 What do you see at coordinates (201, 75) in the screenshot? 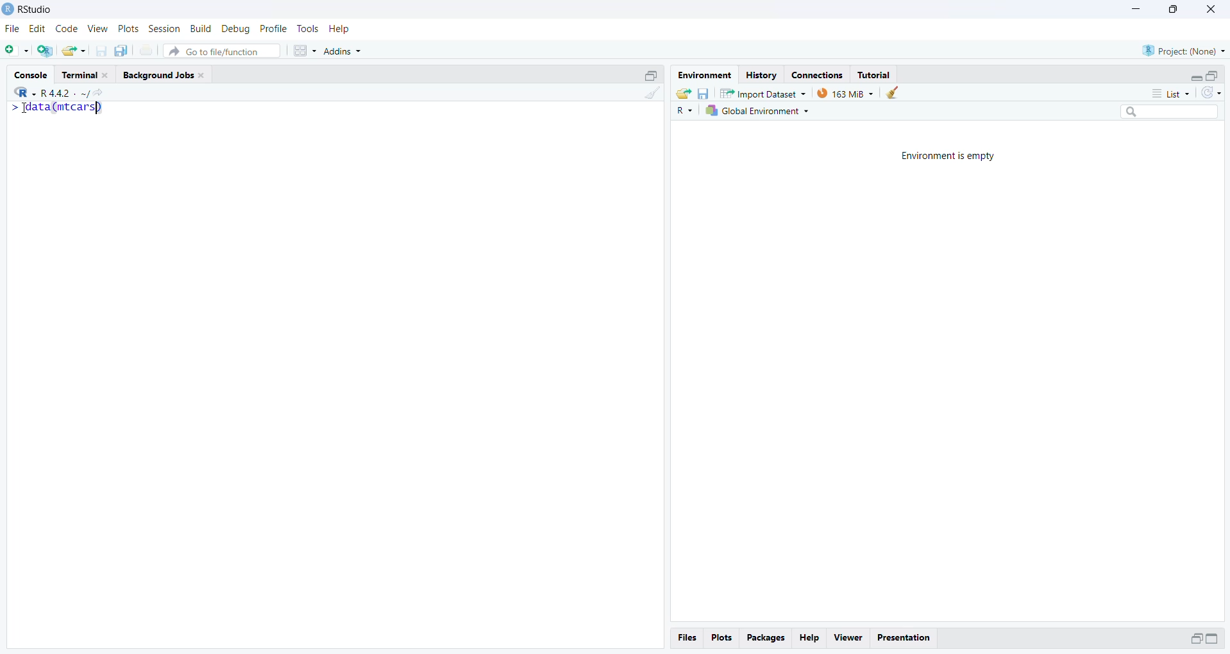
I see `close` at bounding box center [201, 75].